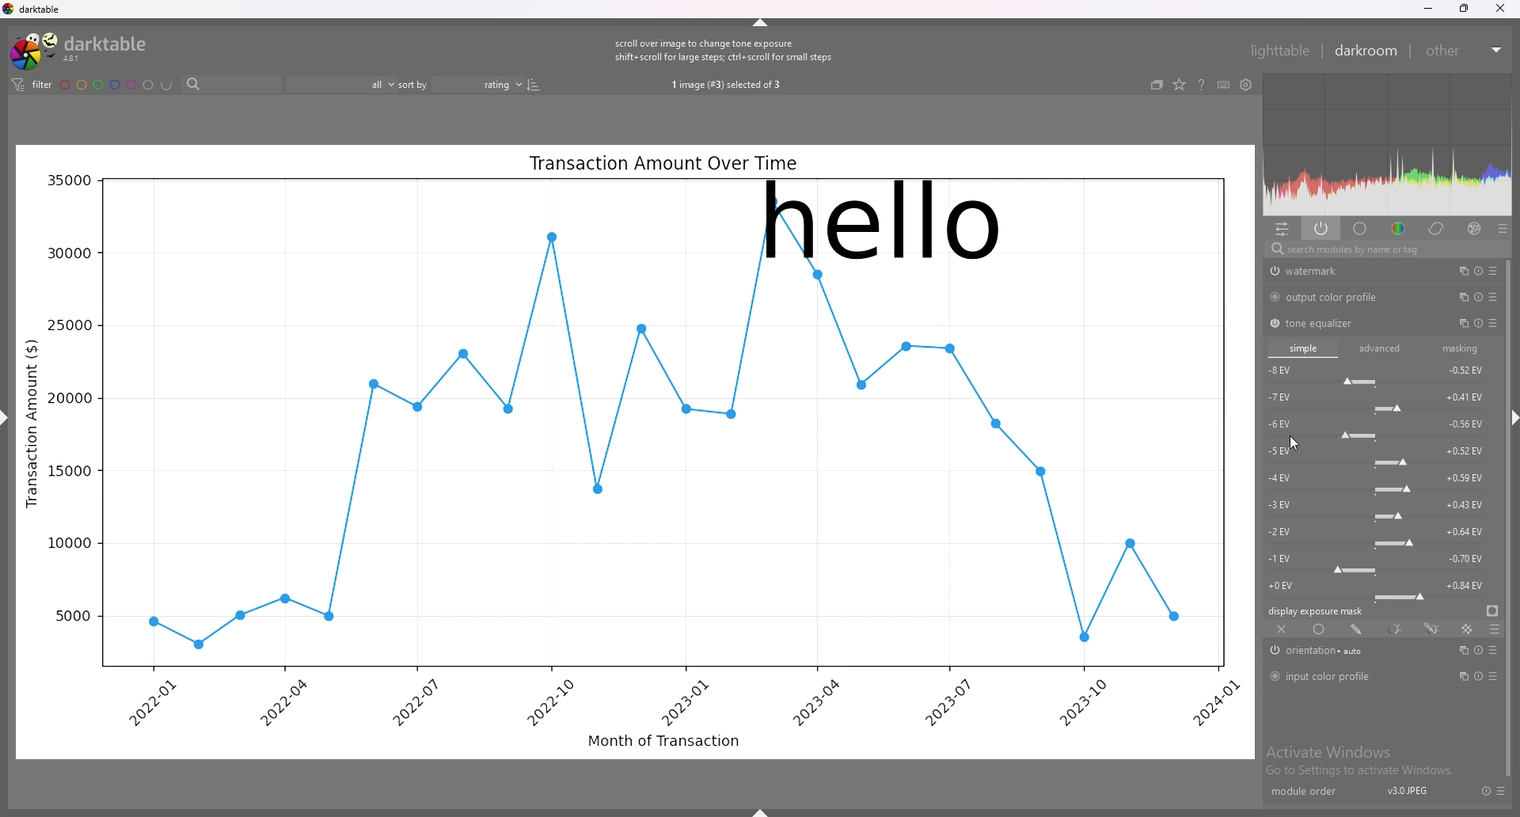  Describe the element at coordinates (816, 701) in the screenshot. I see `2023-04` at that location.